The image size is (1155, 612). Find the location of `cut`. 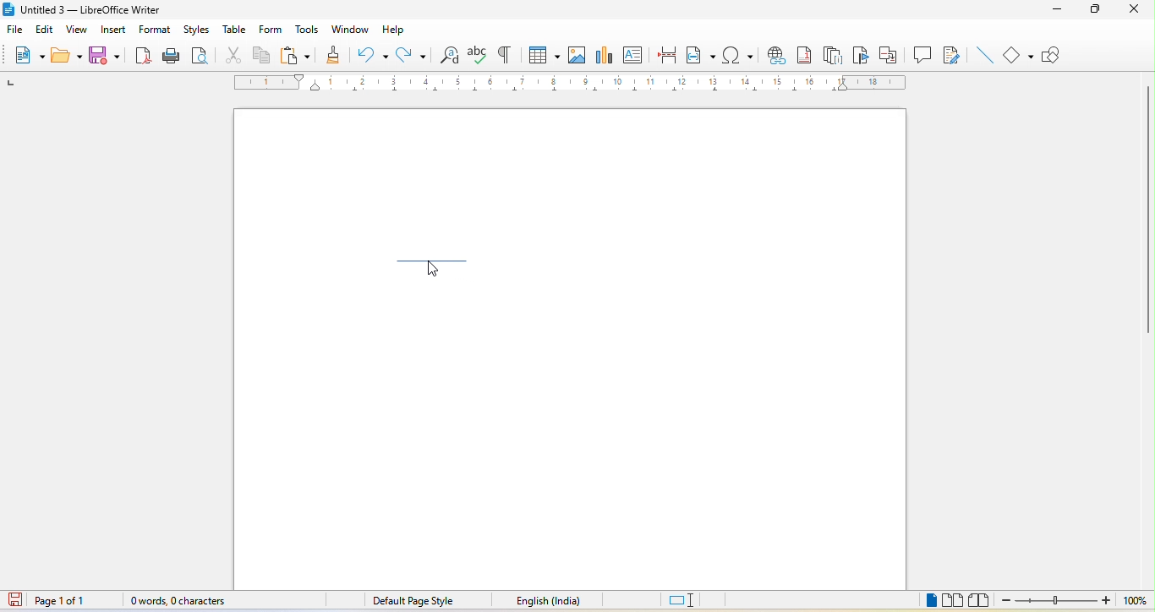

cut is located at coordinates (229, 53).